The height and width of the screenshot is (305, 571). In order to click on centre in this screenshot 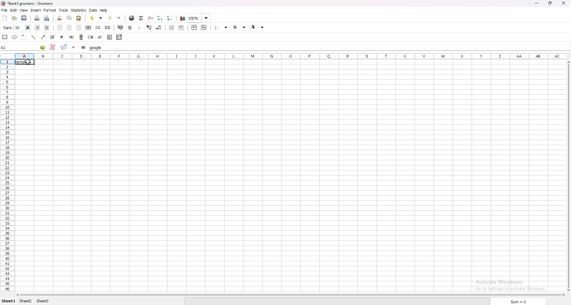, I will do `click(69, 27)`.